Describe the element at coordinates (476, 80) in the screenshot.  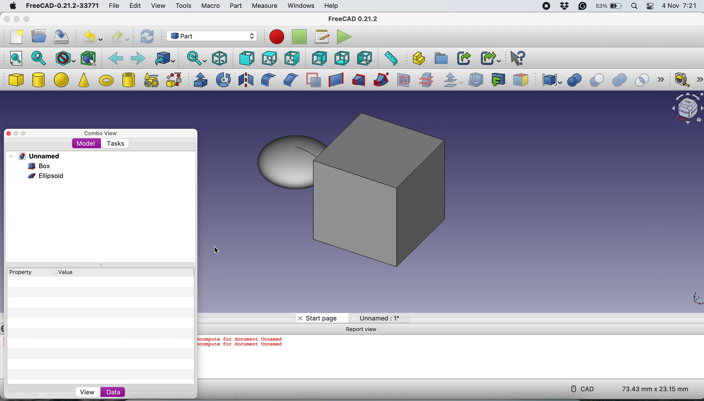
I see `thickness` at that location.